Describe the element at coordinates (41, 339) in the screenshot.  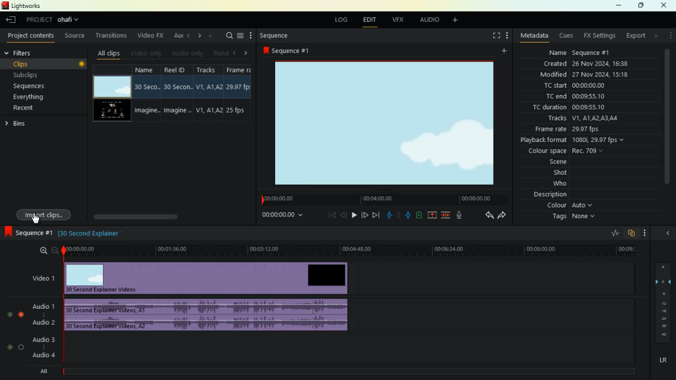
I see `audio3` at that location.